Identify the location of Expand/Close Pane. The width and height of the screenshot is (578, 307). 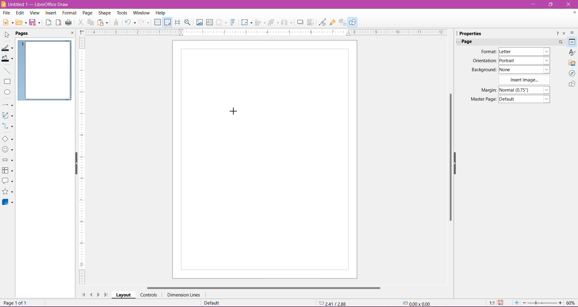
(456, 41).